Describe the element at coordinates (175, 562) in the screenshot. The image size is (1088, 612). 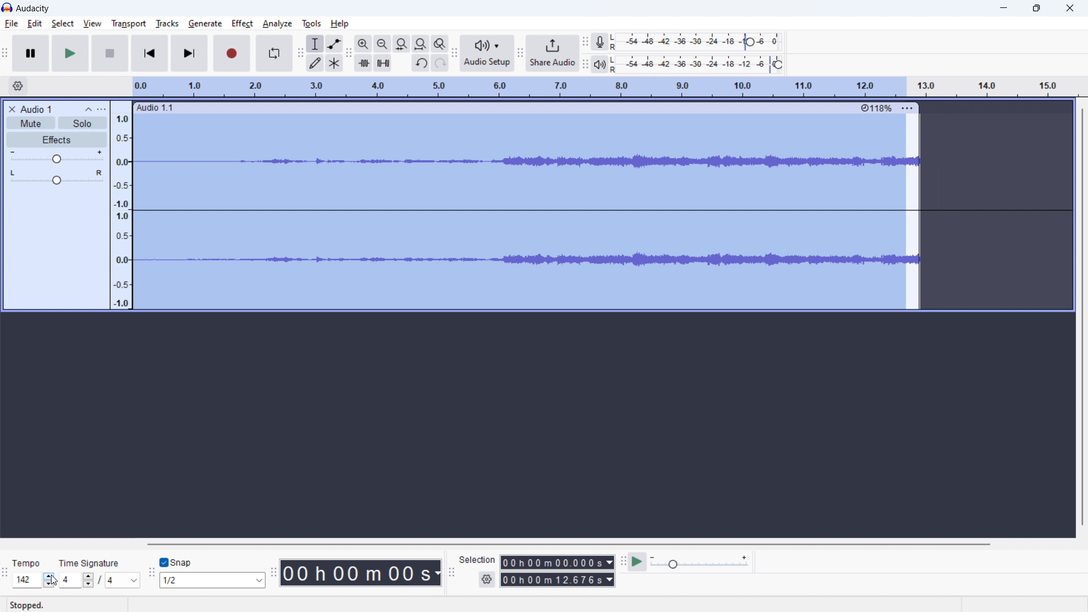
I see `toggle snap` at that location.